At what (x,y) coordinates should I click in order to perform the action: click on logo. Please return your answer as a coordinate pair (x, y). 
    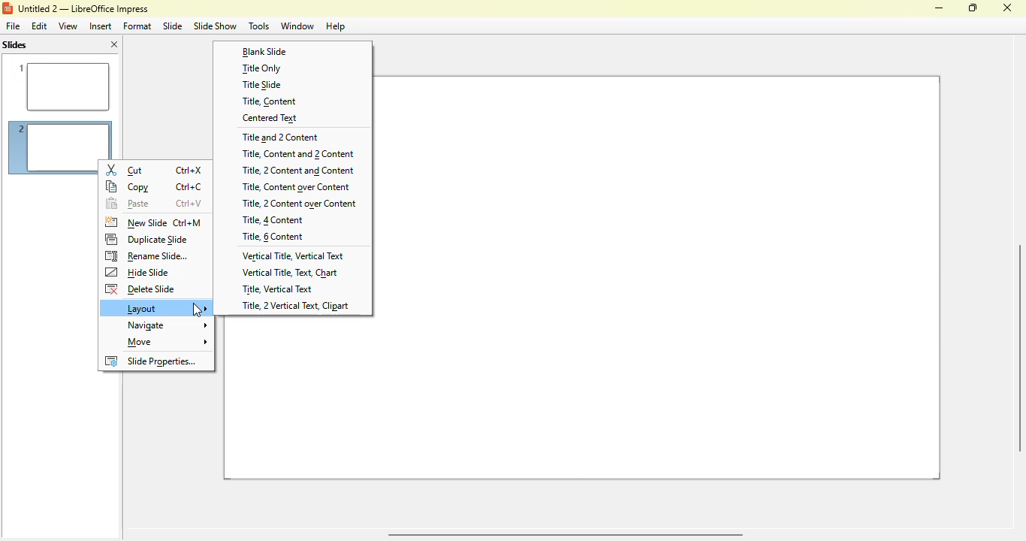
    Looking at the image, I should click on (8, 8).